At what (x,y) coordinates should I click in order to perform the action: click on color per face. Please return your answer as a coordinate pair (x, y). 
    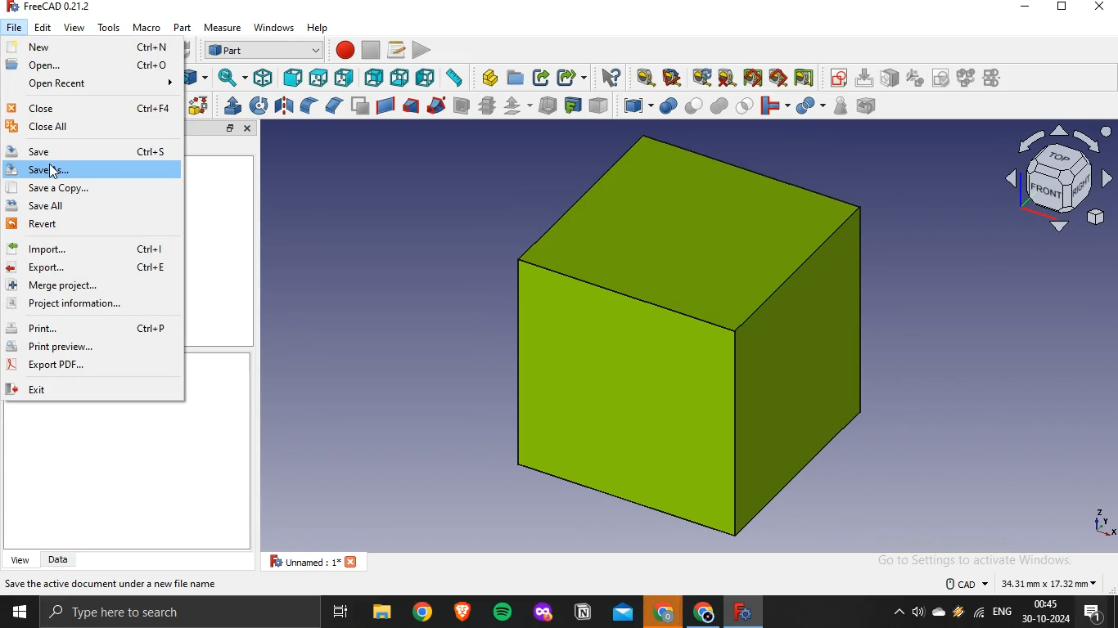
    Looking at the image, I should click on (598, 105).